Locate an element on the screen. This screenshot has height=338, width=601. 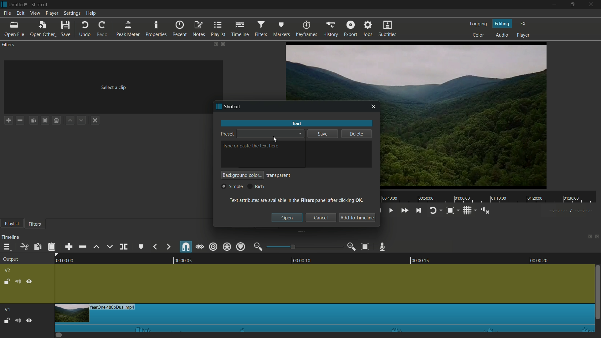
backward is located at coordinates (155, 246).